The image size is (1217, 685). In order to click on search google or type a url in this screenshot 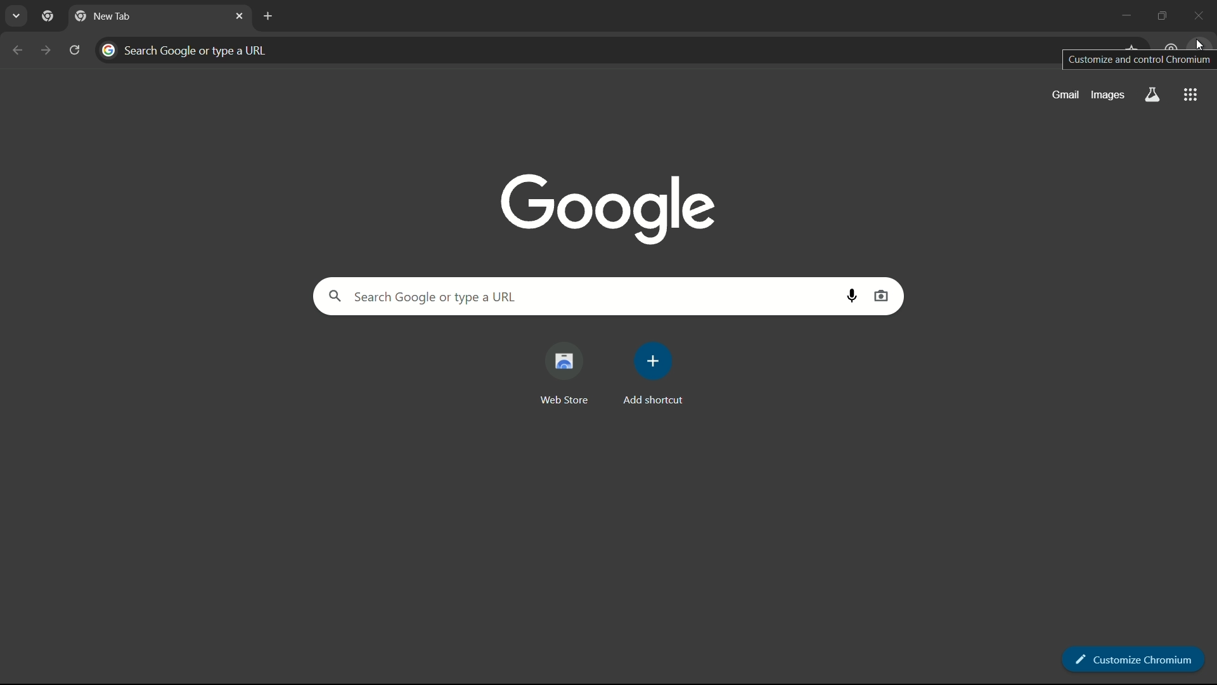, I will do `click(573, 296)`.